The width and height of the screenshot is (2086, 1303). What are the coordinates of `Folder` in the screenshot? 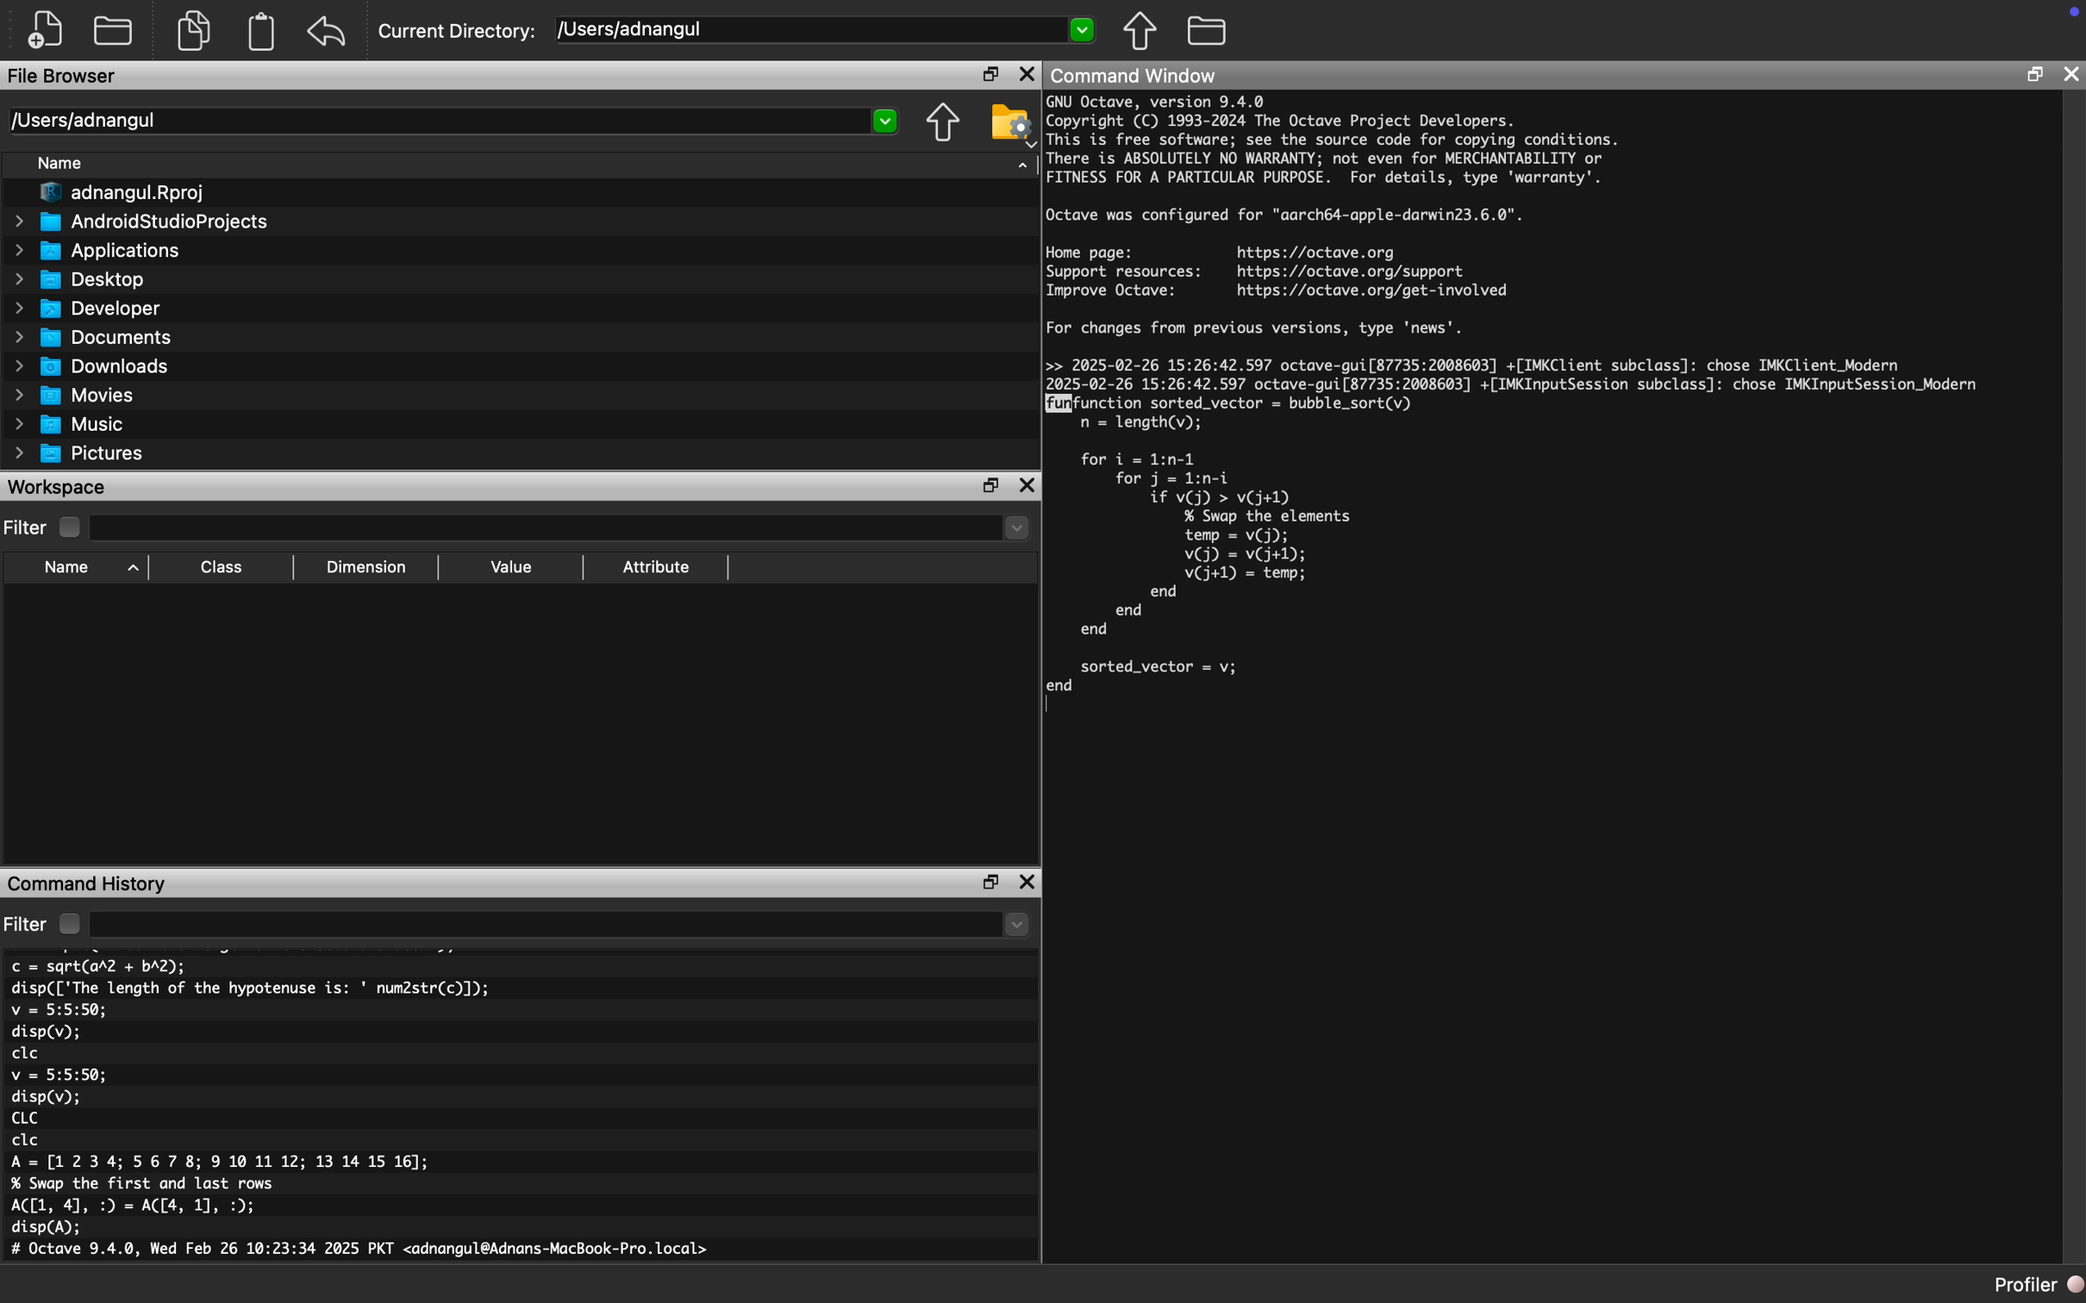 It's located at (1209, 31).